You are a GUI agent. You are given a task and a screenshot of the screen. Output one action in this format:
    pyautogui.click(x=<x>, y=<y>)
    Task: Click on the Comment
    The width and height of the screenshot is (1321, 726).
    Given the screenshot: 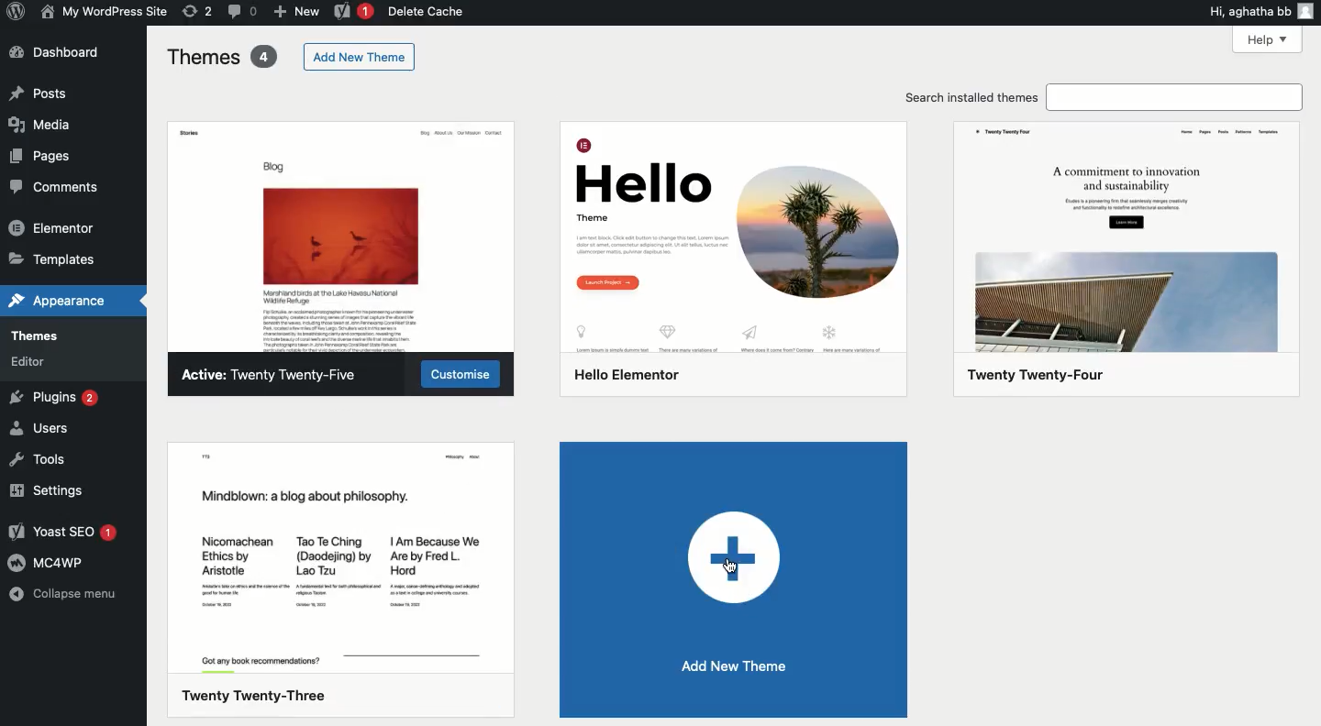 What is the action you would take?
    pyautogui.click(x=55, y=191)
    